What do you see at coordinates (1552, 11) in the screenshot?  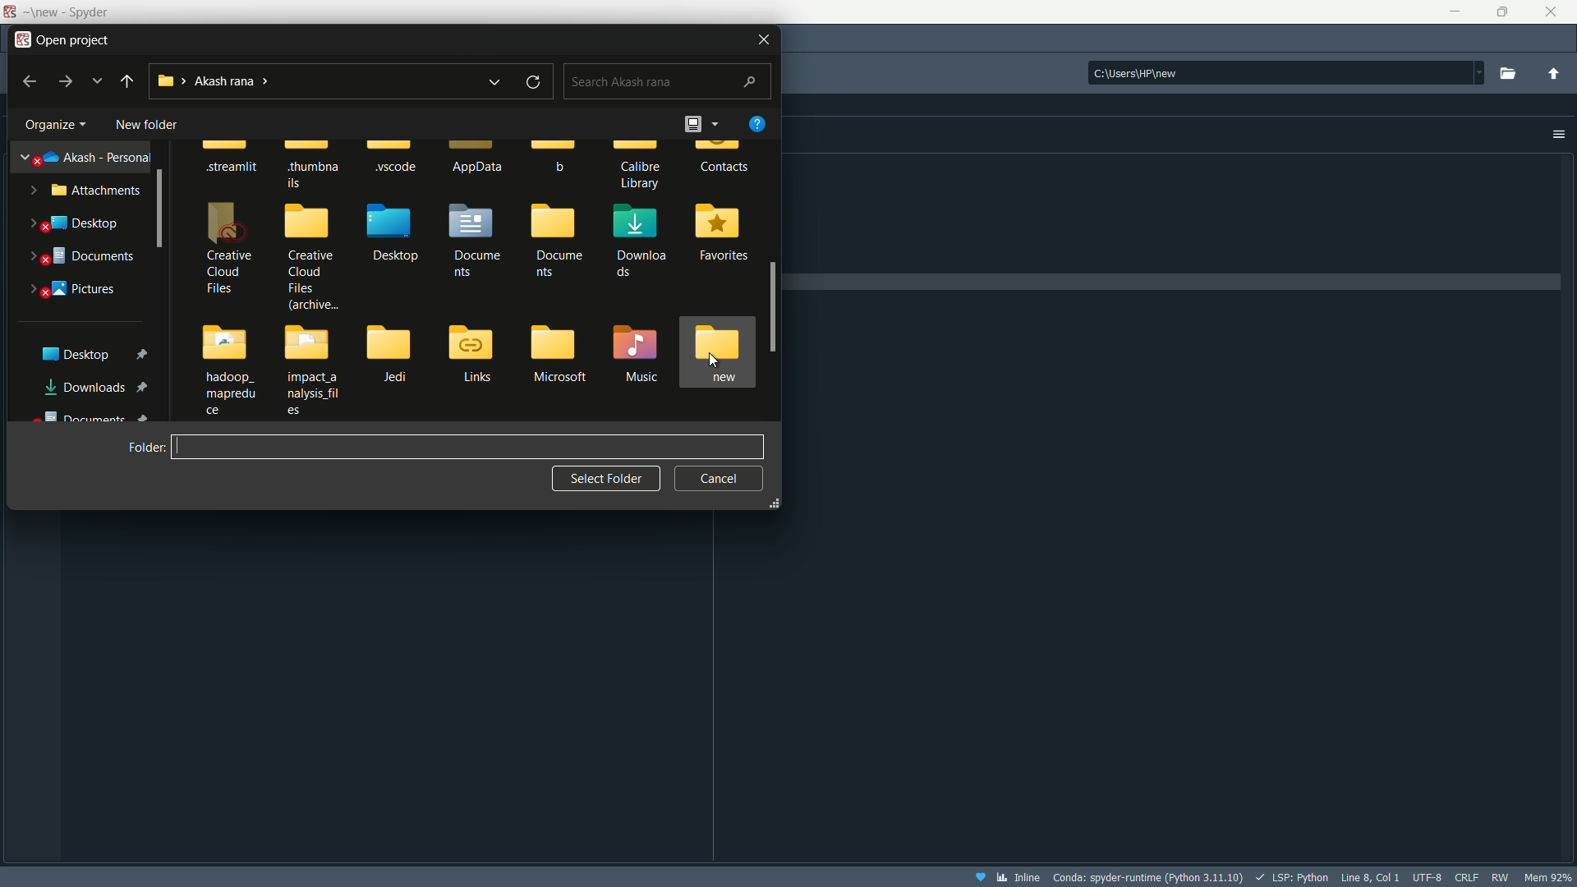 I see `close ` at bounding box center [1552, 11].